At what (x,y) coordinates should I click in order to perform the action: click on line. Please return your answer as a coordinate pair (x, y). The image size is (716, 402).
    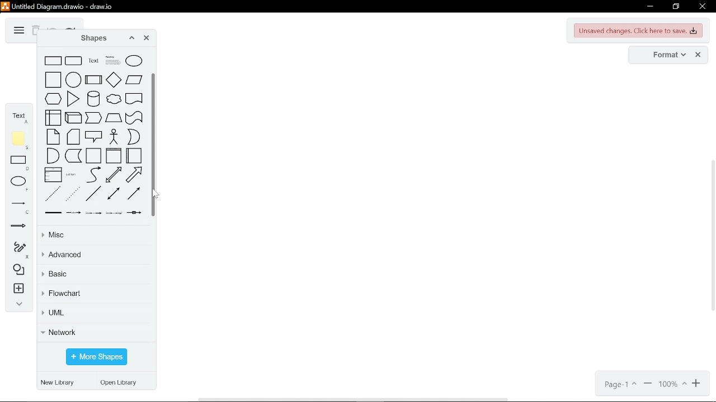
    Looking at the image, I should click on (92, 194).